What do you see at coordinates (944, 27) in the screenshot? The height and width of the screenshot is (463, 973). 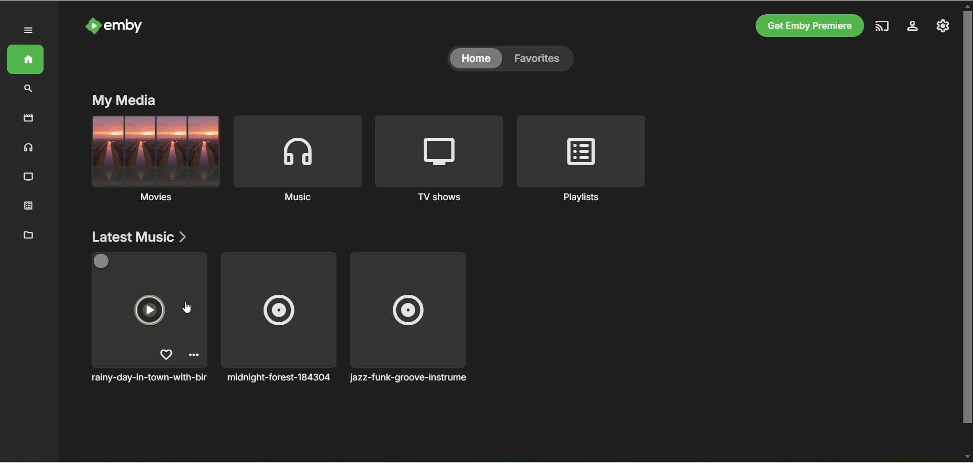 I see `settings` at bounding box center [944, 27].